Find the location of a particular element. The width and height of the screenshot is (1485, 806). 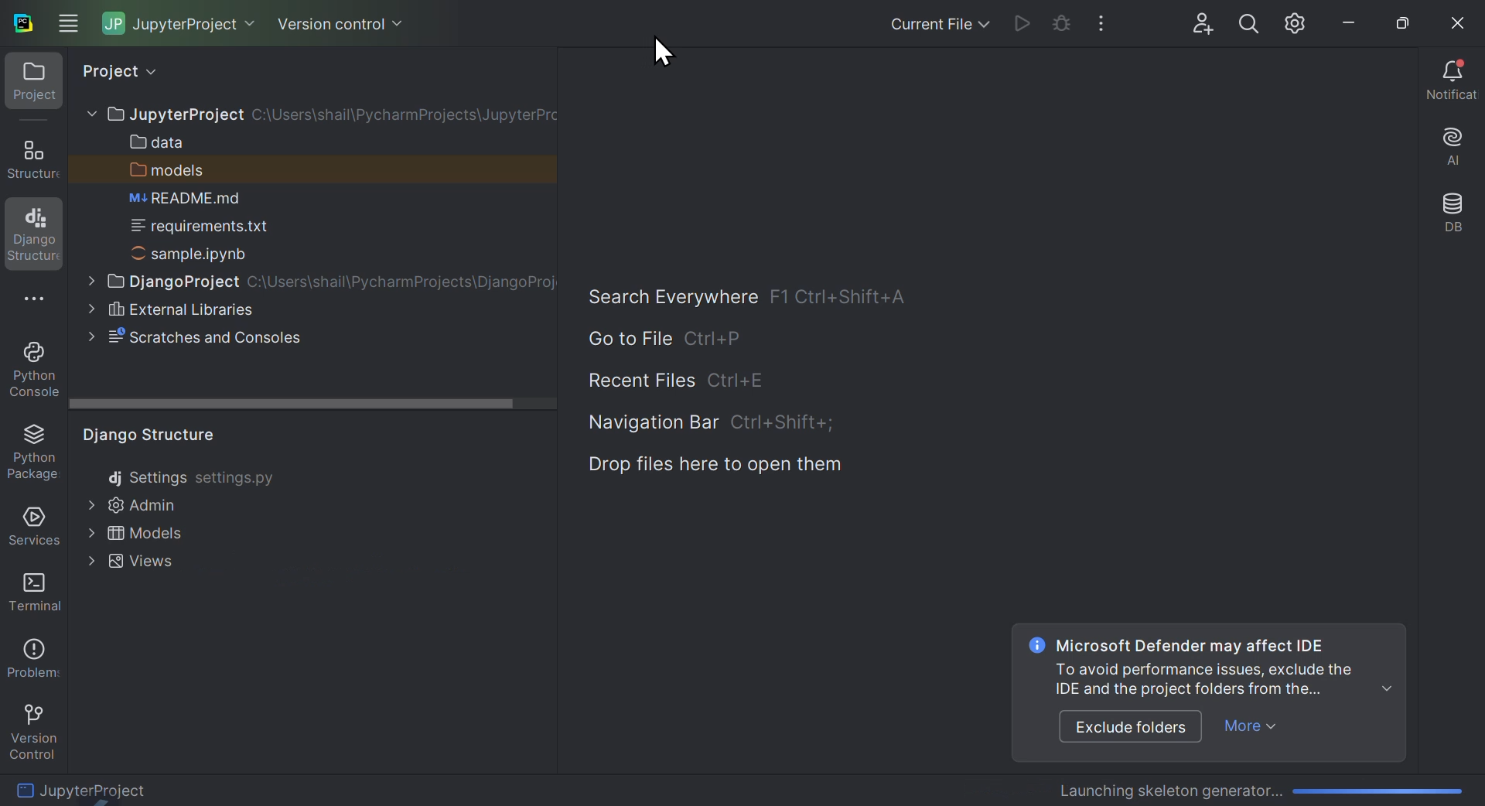

Sample.Ipymb is located at coordinates (200, 254).